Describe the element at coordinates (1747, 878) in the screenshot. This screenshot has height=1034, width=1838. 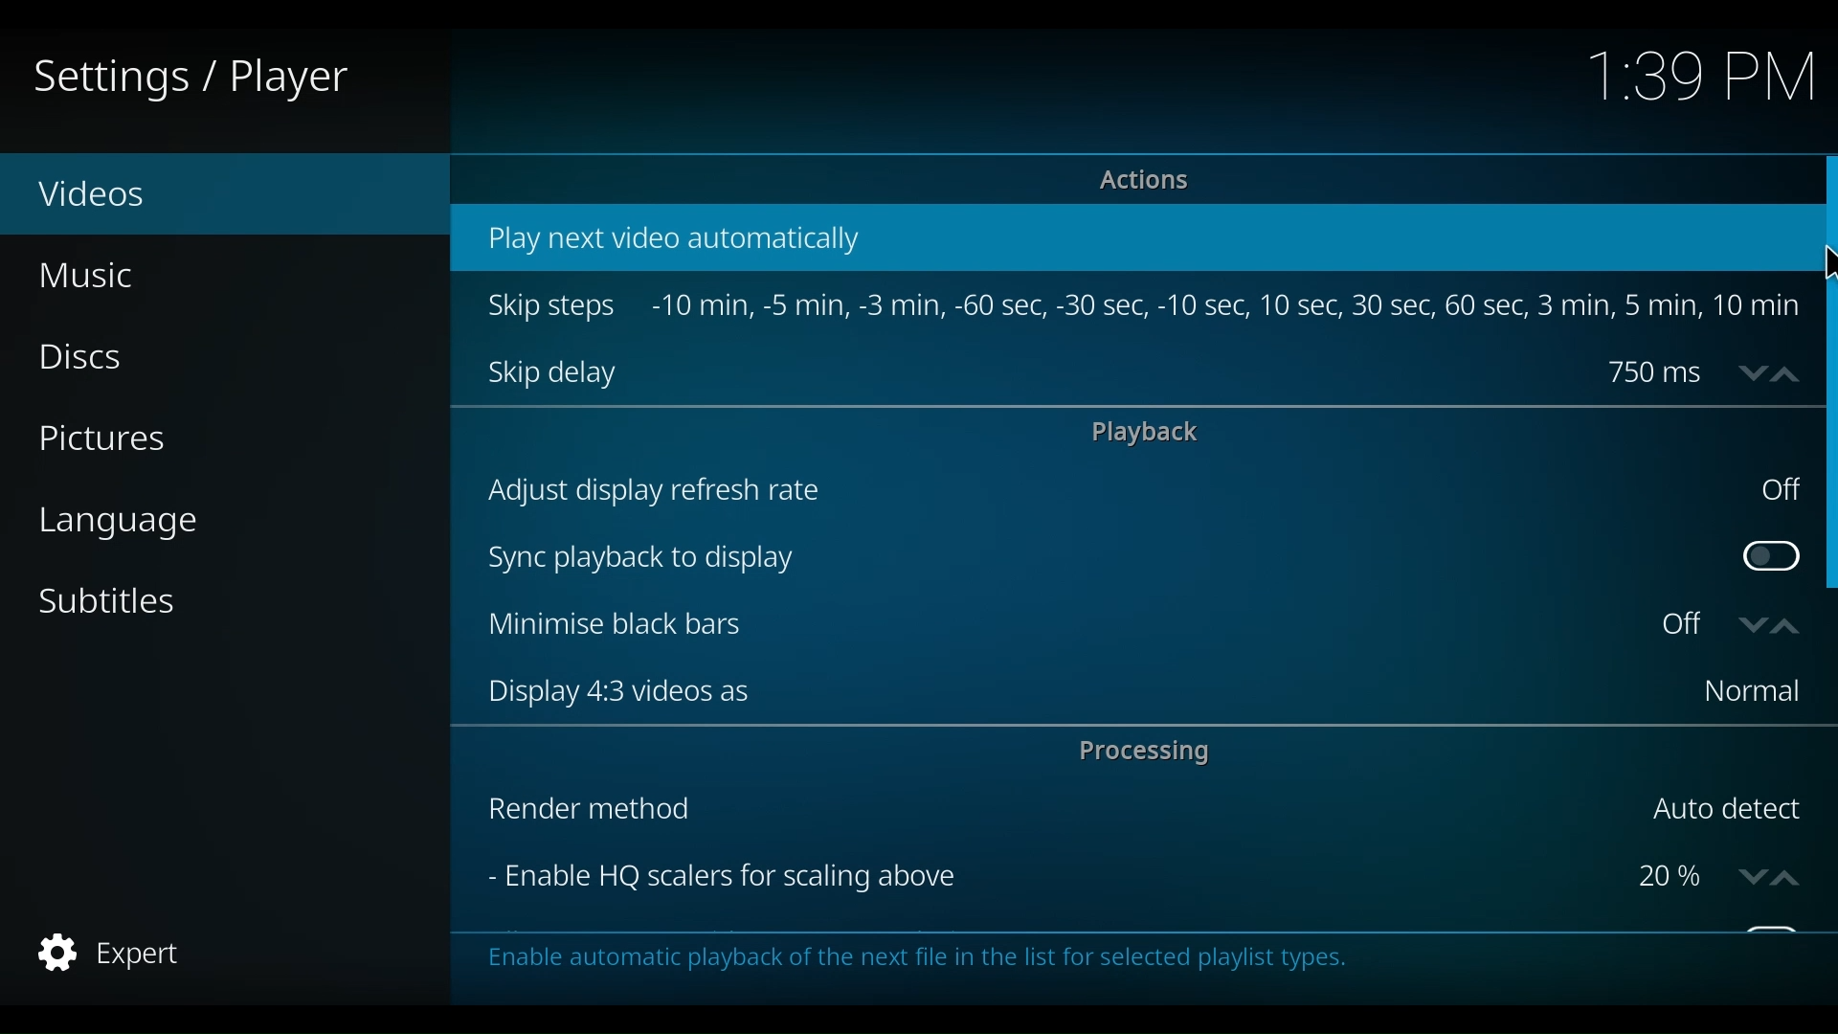
I see `down` at that location.